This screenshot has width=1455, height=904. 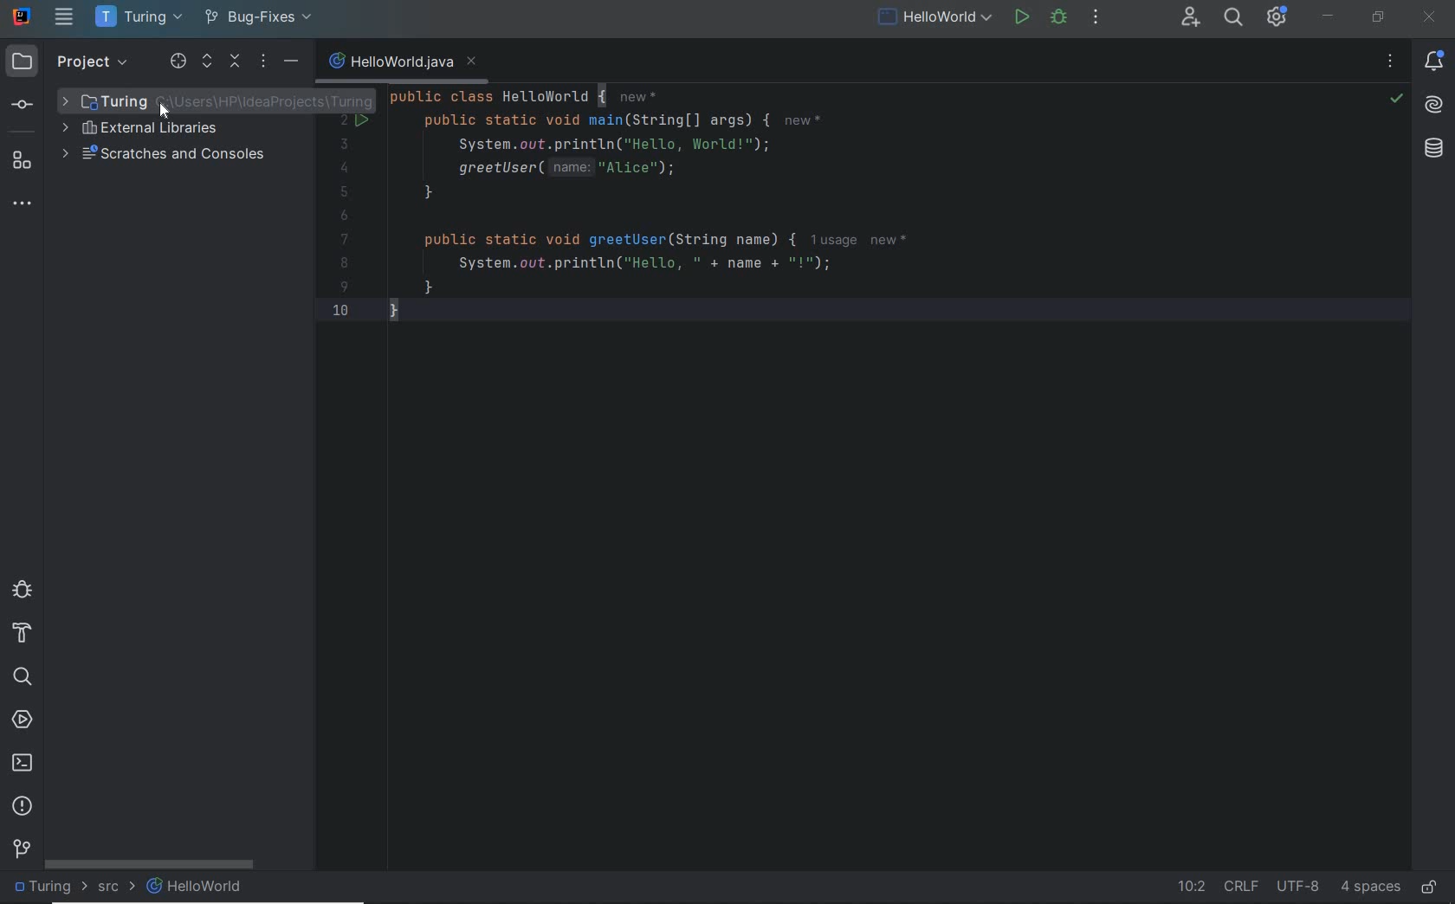 What do you see at coordinates (1096, 19) in the screenshot?
I see `more actions` at bounding box center [1096, 19].